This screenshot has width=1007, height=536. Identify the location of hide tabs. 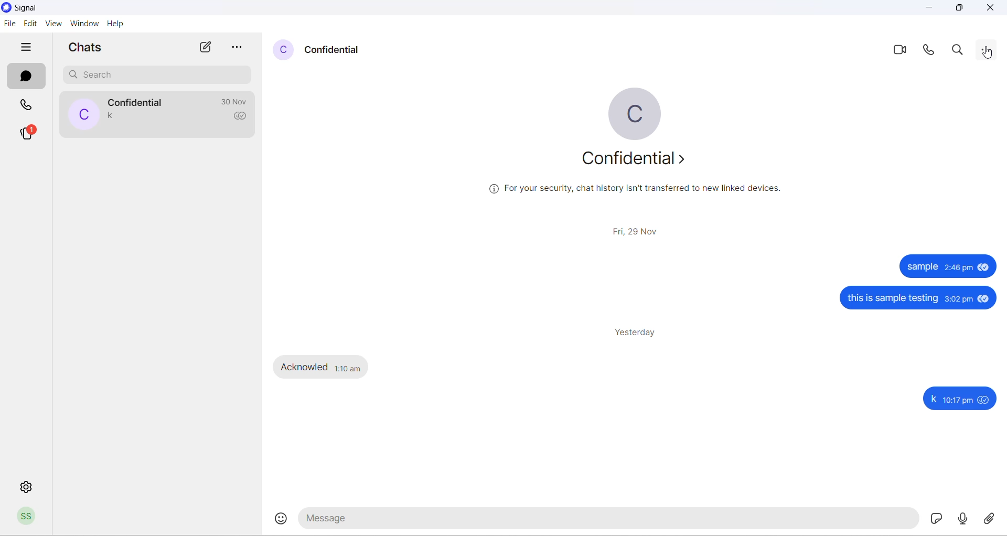
(24, 46).